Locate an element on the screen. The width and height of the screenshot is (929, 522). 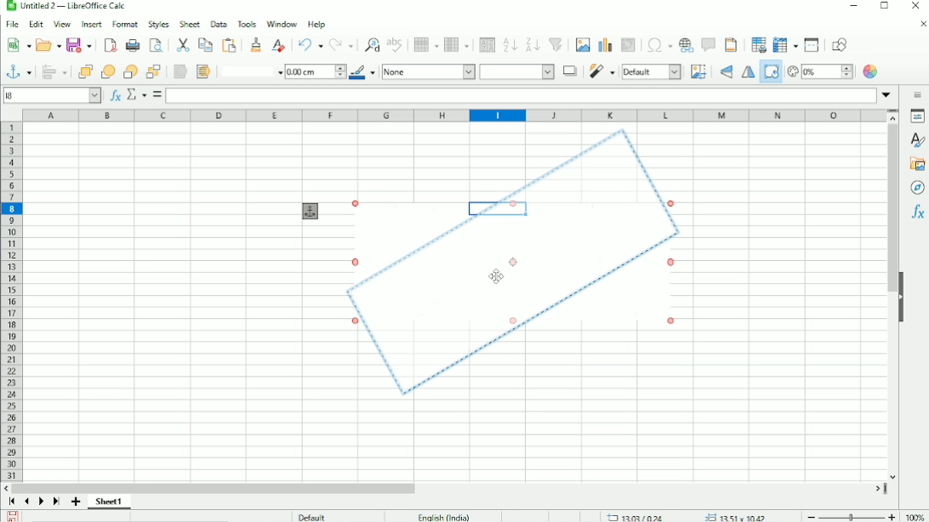
Close document is located at coordinates (922, 25).